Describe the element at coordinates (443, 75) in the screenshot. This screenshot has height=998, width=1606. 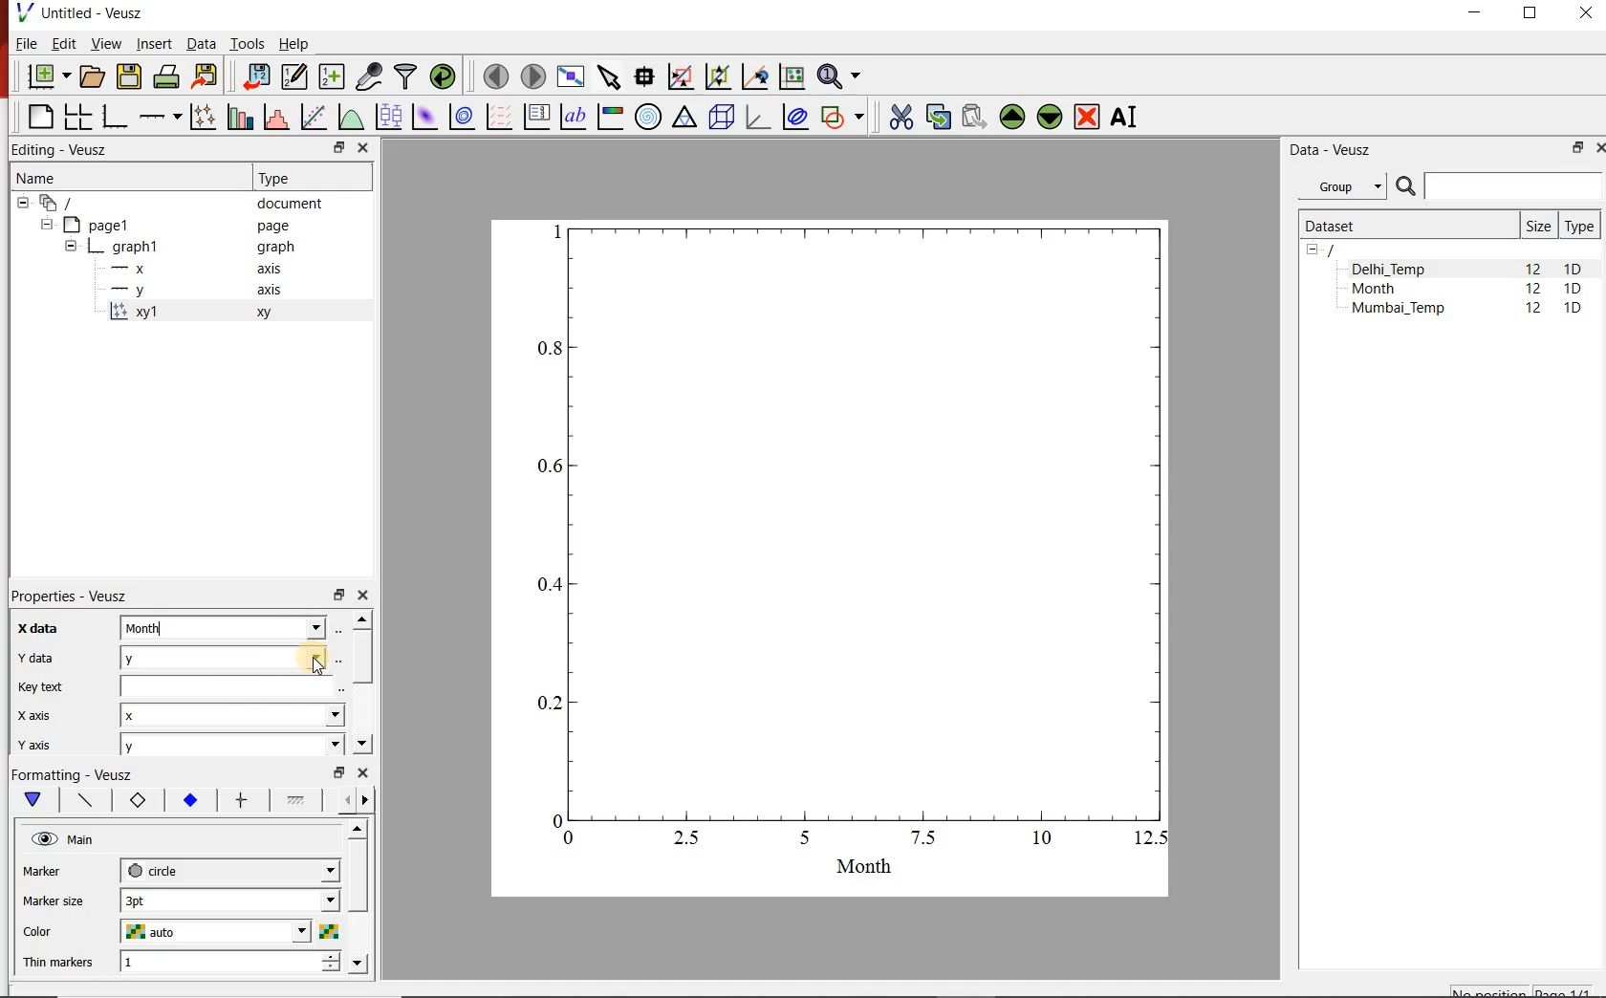
I see `reload linked datasets` at that location.